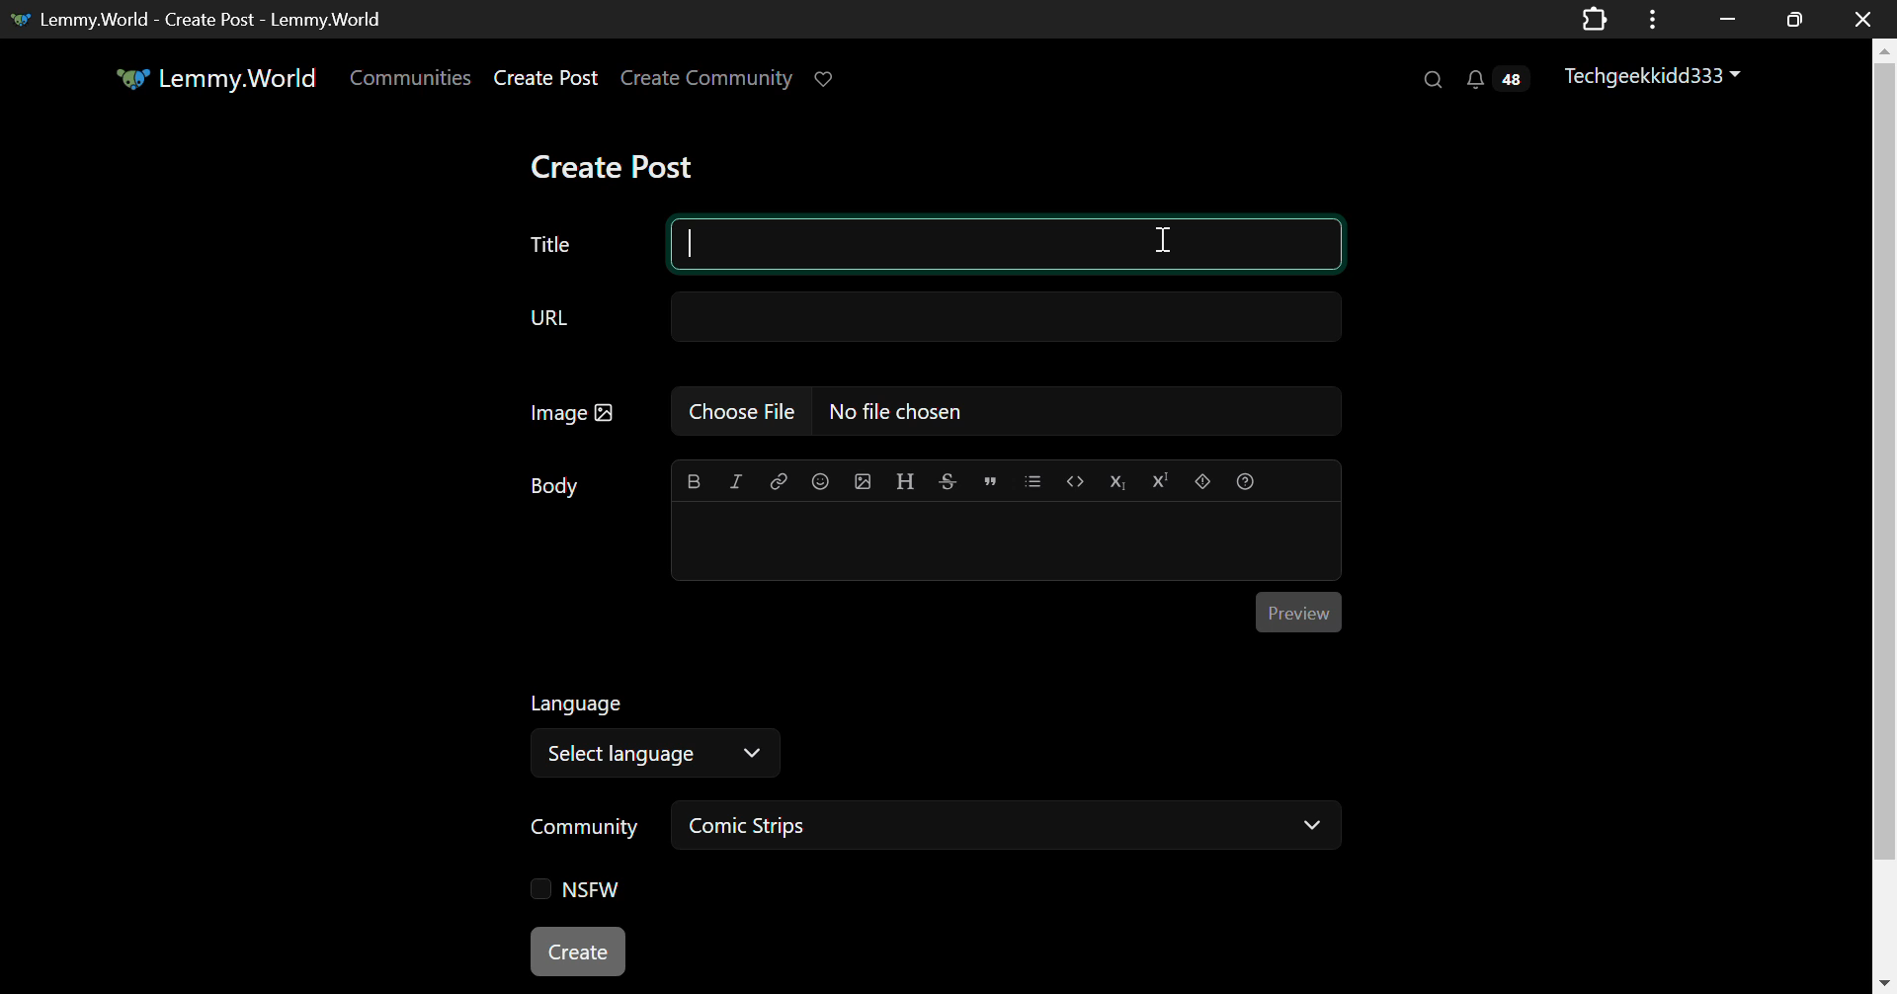 This screenshot has height=994, width=1897. Describe the element at coordinates (576, 704) in the screenshot. I see `Language` at that location.